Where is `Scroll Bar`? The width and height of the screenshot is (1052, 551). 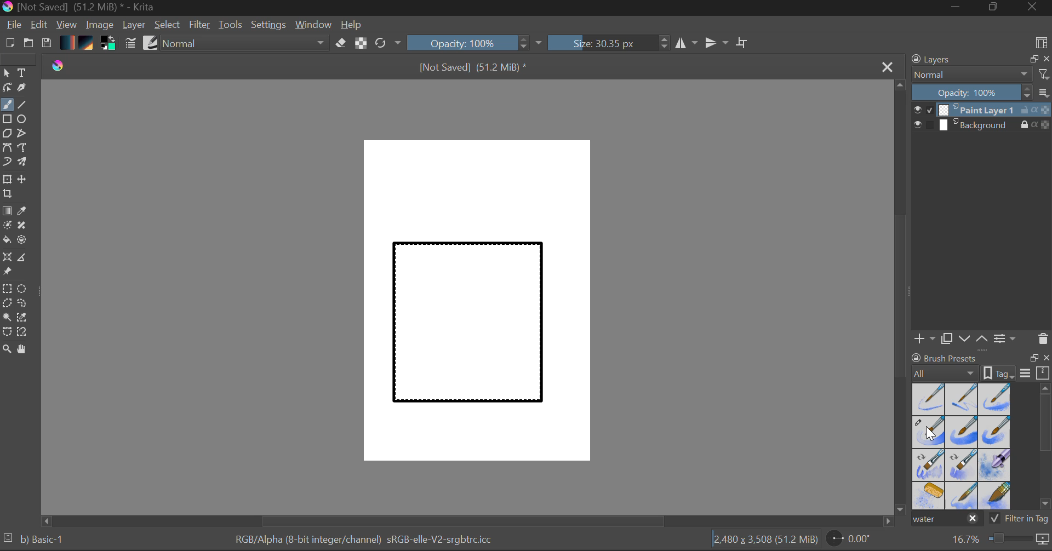
Scroll Bar is located at coordinates (1045, 449).